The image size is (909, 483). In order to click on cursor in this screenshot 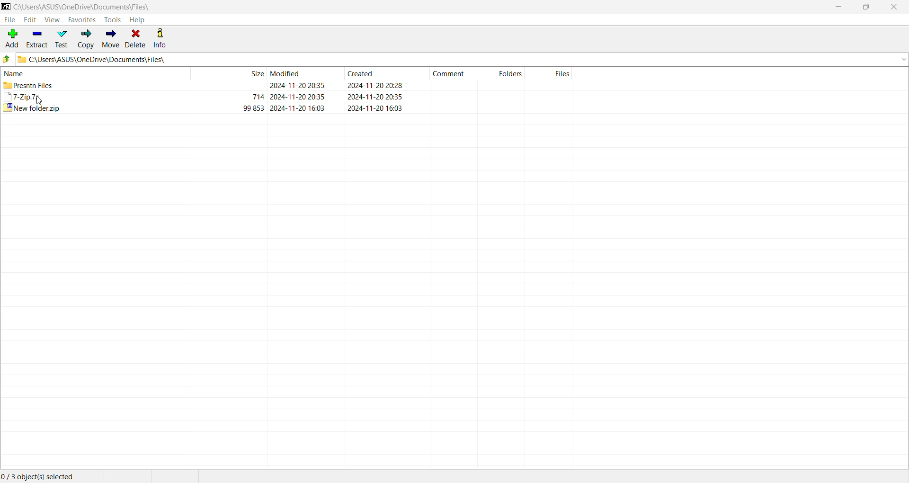, I will do `click(36, 99)`.